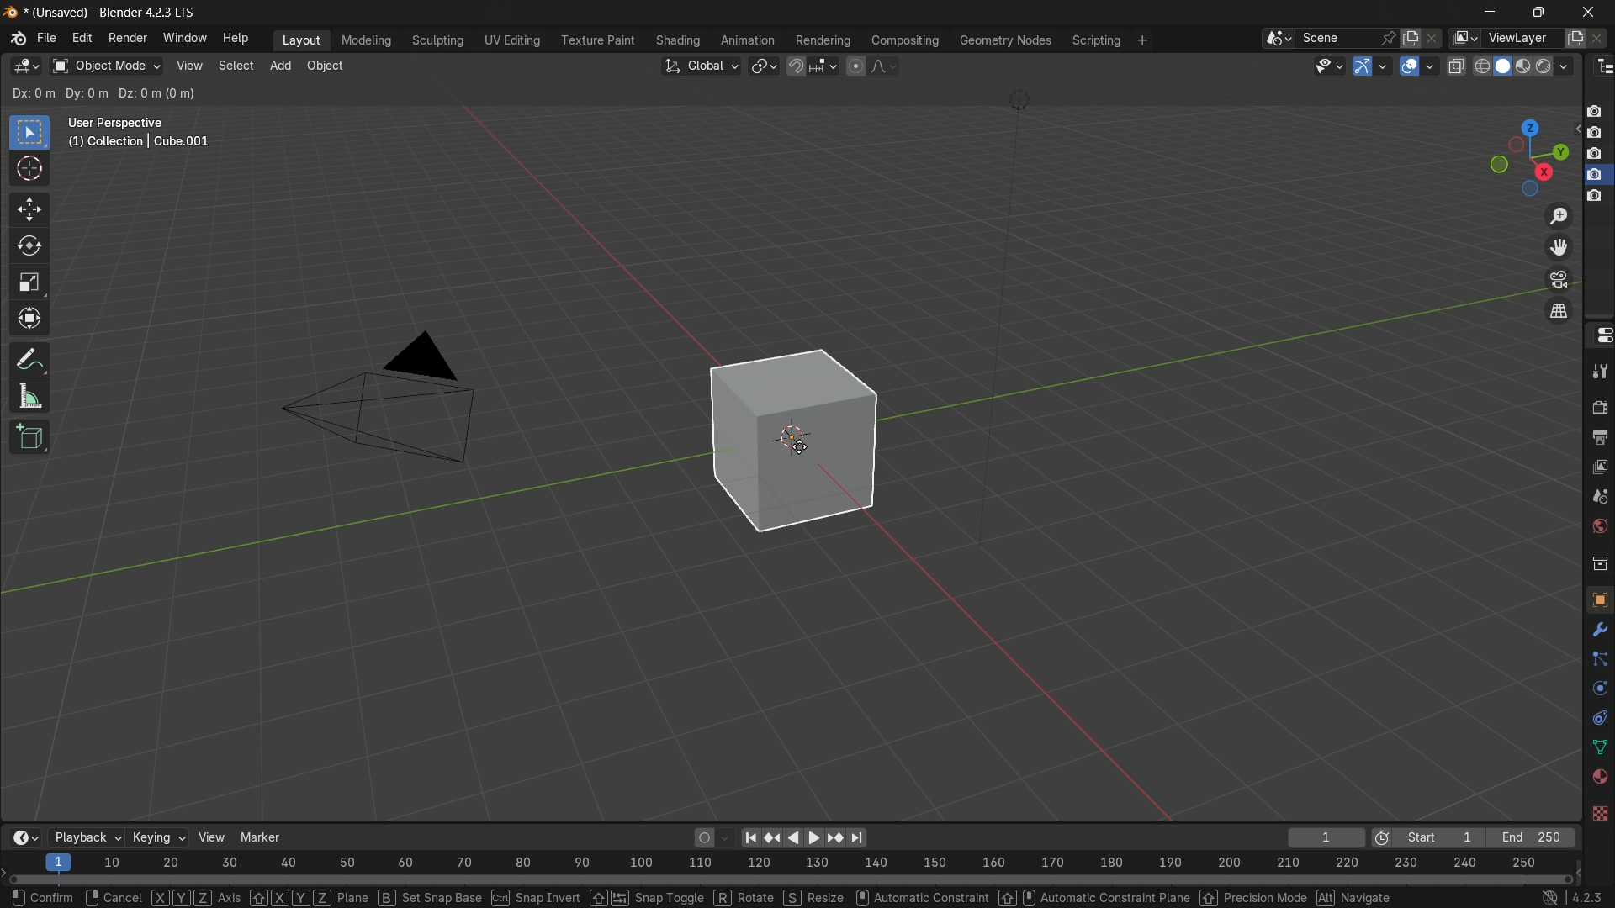 The width and height of the screenshot is (1615, 908). Describe the element at coordinates (1599, 372) in the screenshot. I see `tools` at that location.